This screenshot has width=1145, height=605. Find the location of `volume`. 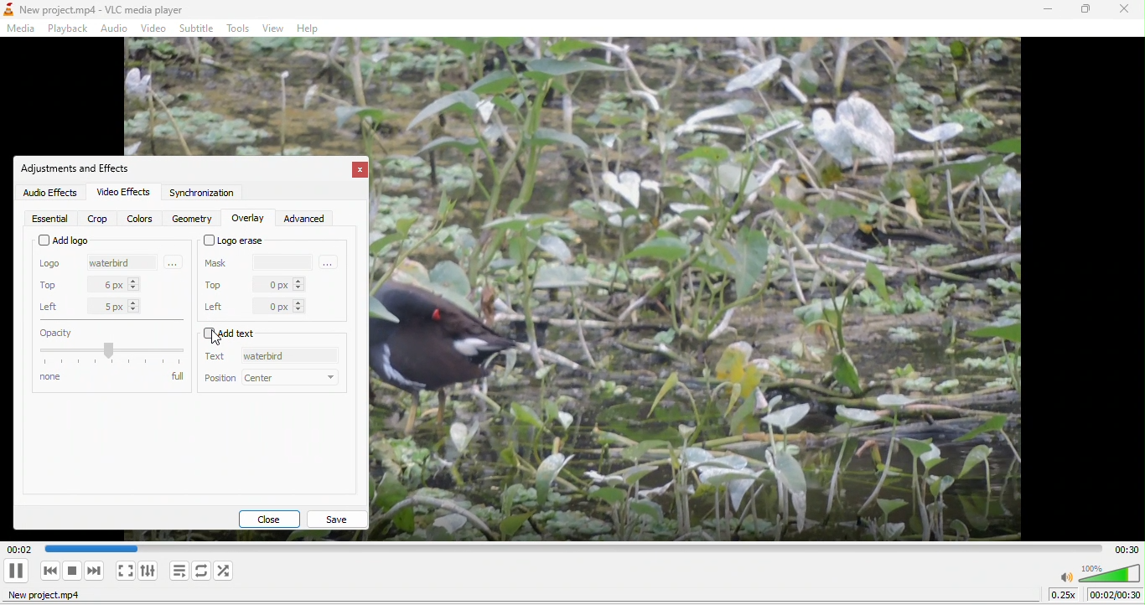

volume is located at coordinates (1100, 571).